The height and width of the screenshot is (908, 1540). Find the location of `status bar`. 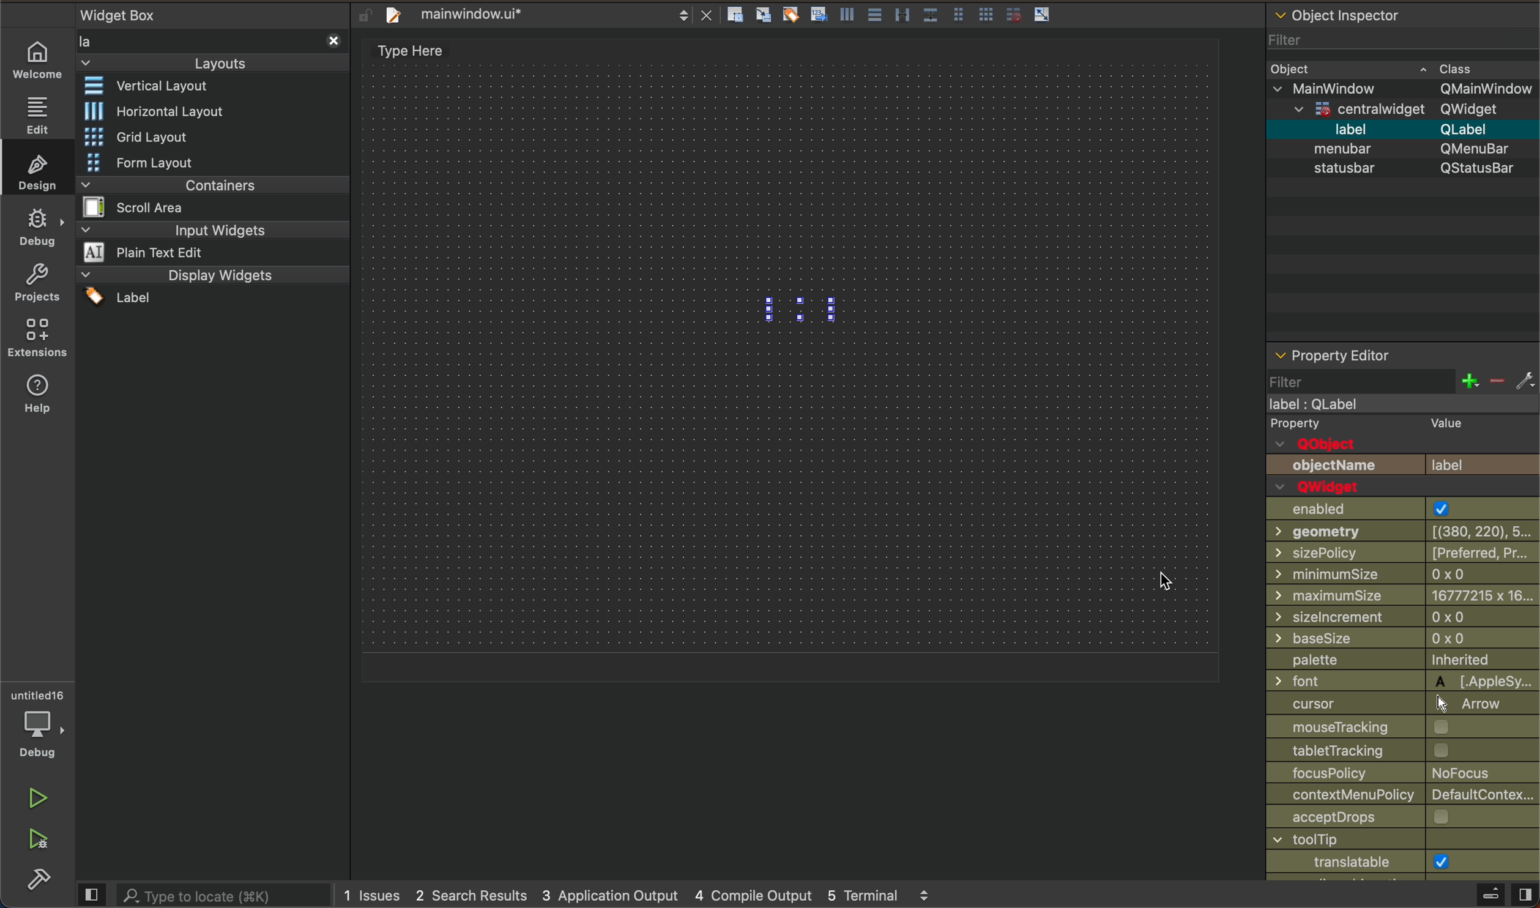

status bar is located at coordinates (1406, 174).